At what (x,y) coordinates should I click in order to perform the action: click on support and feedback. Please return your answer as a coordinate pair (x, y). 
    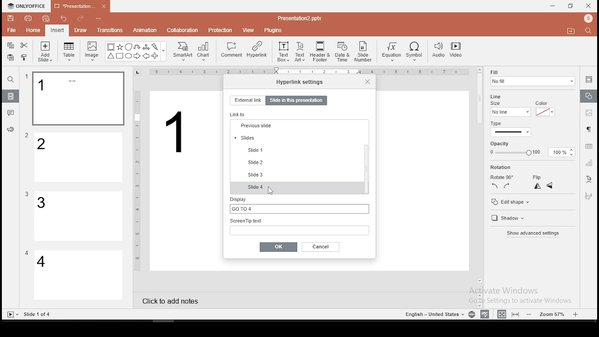
    Looking at the image, I should click on (10, 131).